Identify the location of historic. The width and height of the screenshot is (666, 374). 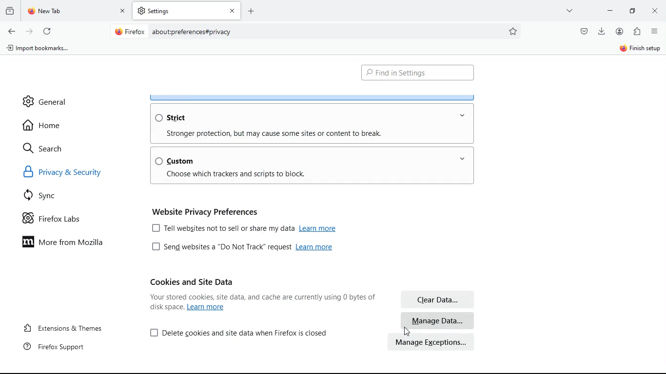
(11, 10).